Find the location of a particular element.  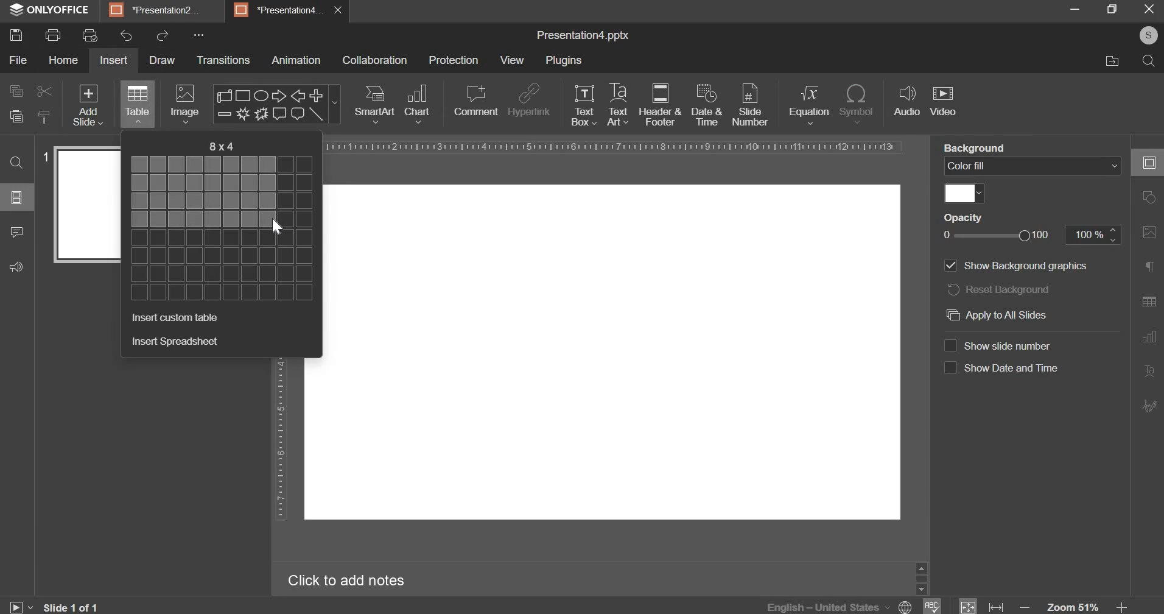

zoom out is located at coordinates (1025, 607).